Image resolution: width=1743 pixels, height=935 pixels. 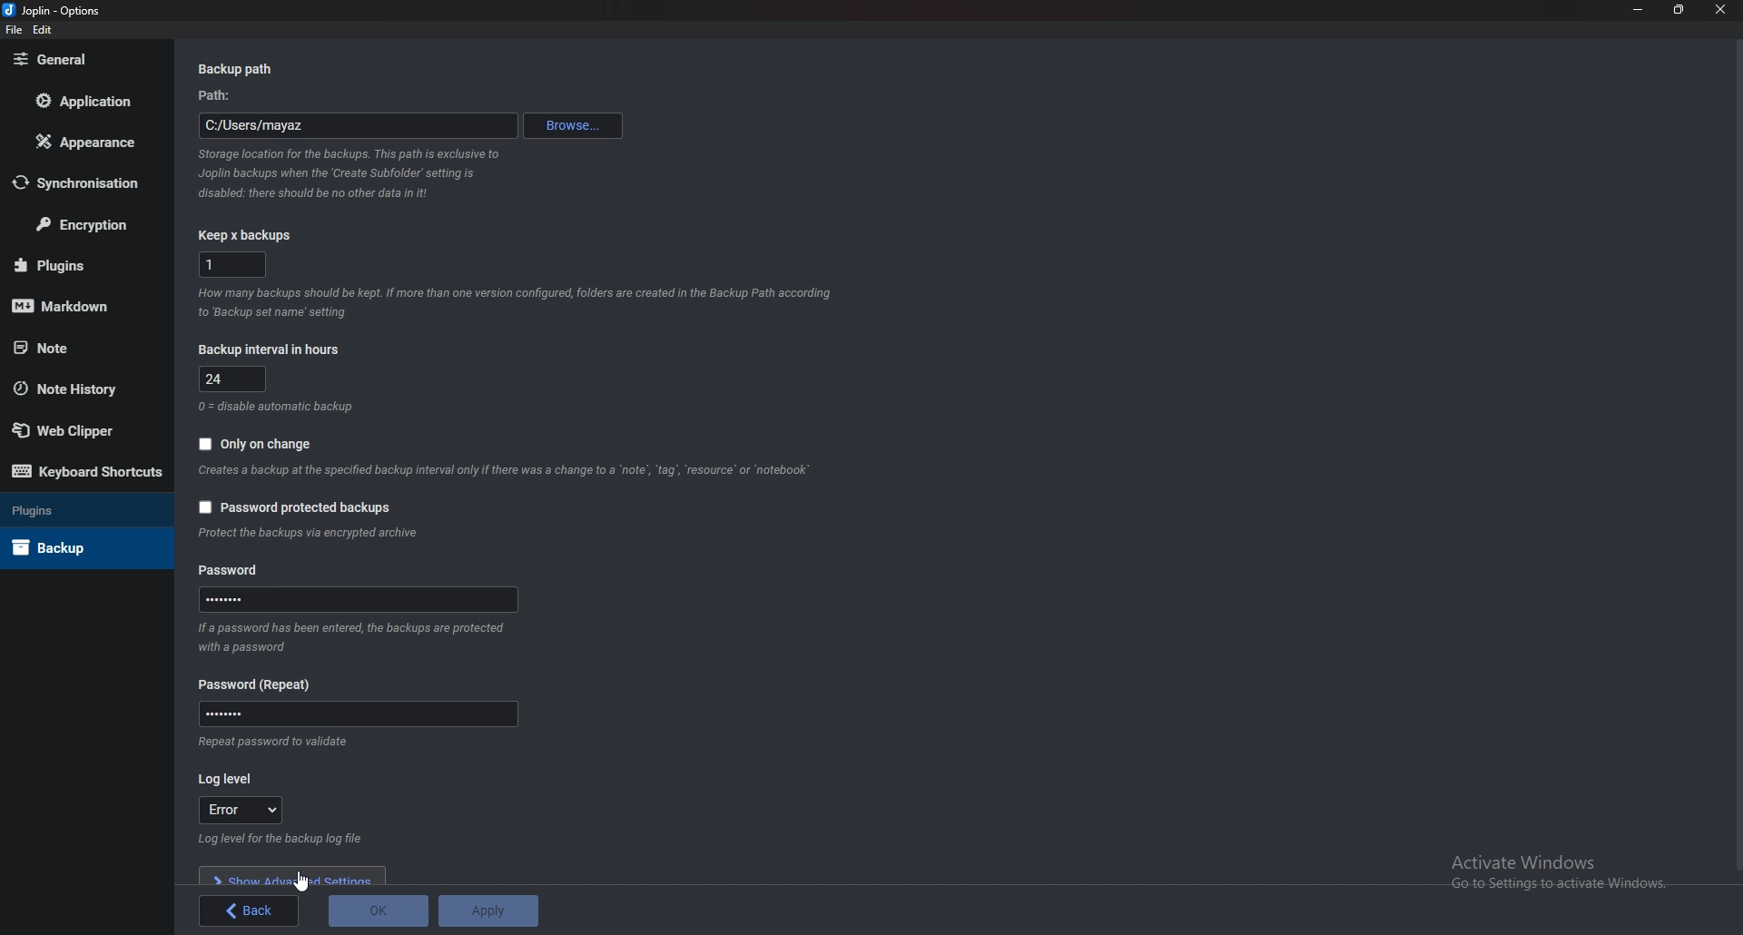 I want to click on Browse, so click(x=577, y=123).